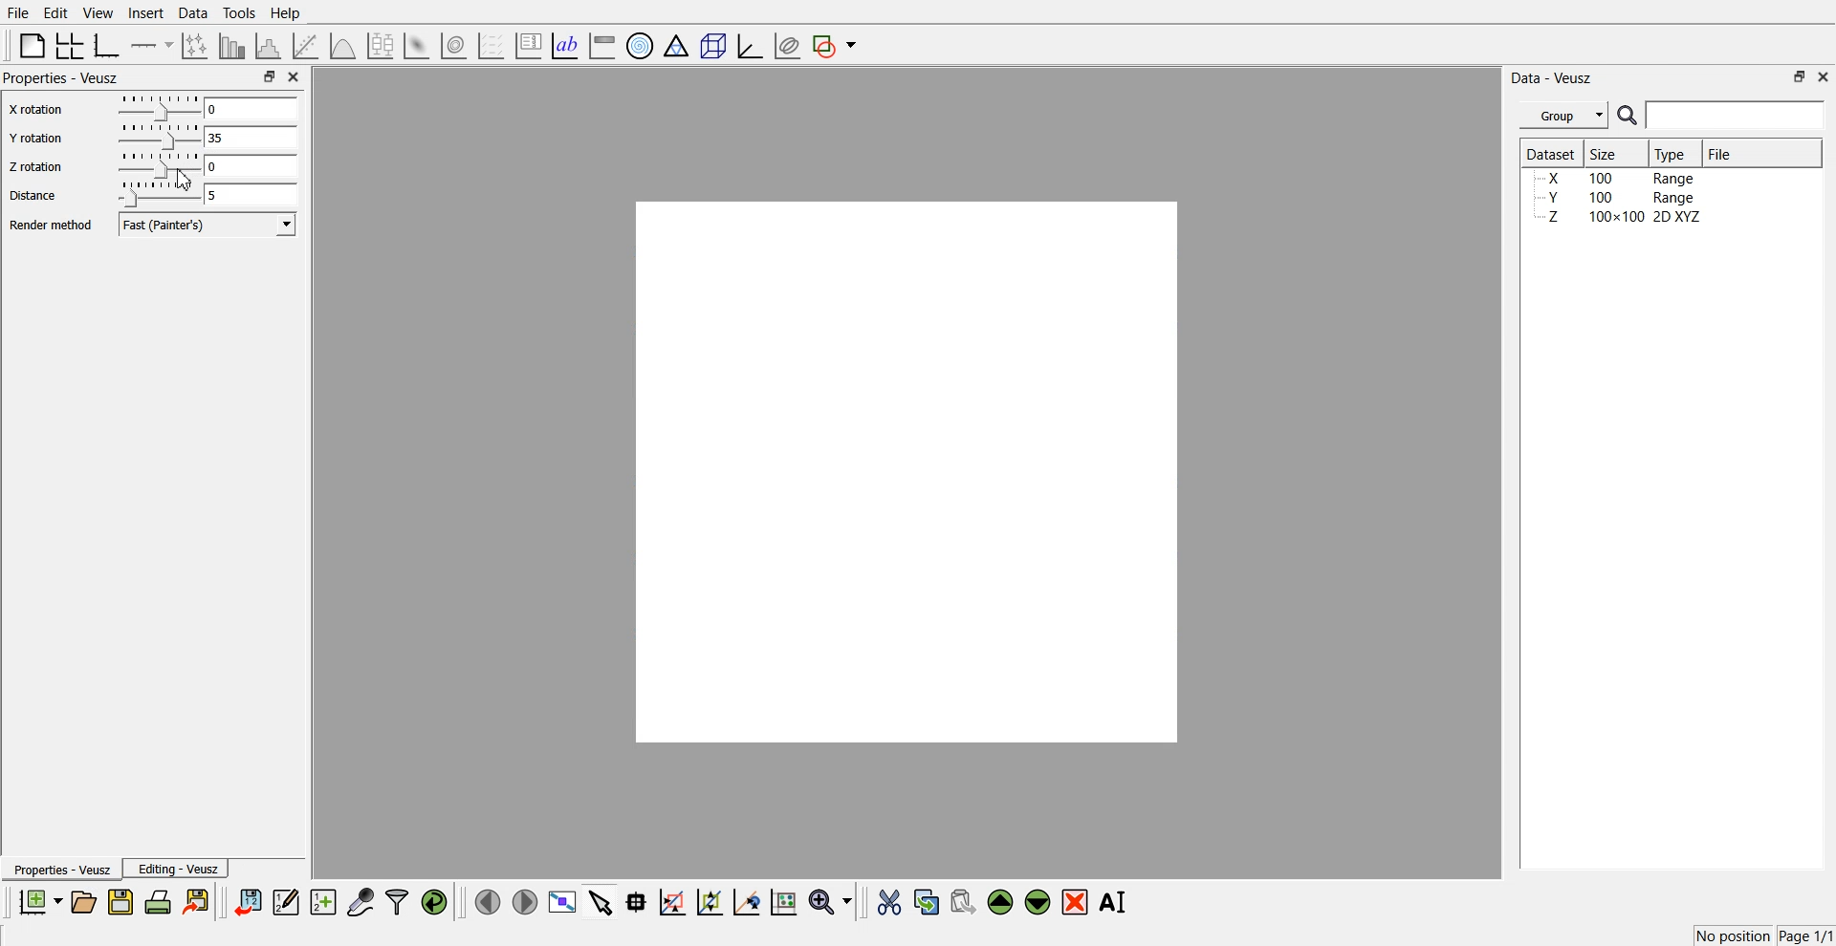 This screenshot has width=1836, height=946. What do you see at coordinates (249, 108) in the screenshot?
I see `0` at bounding box center [249, 108].